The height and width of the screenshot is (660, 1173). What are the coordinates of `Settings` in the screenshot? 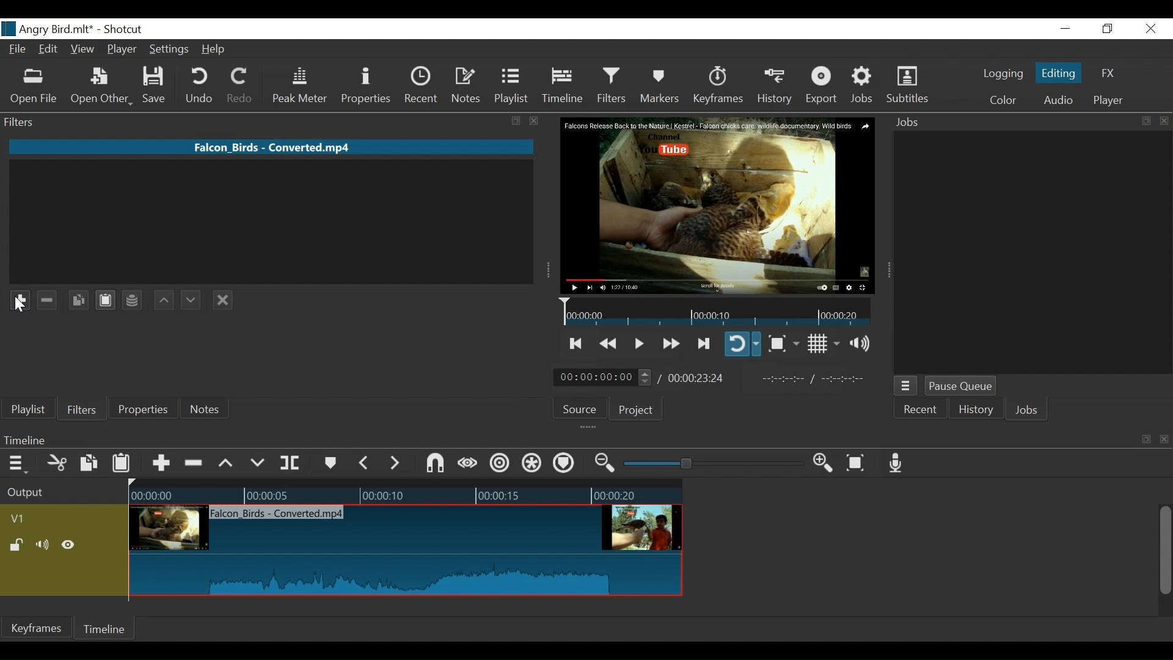 It's located at (170, 51).